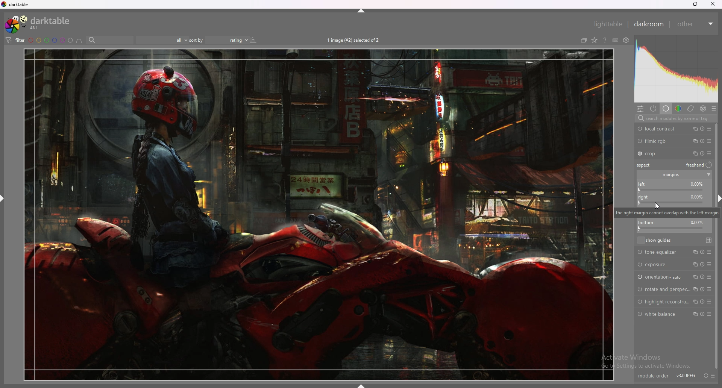 This screenshot has height=388, width=722. Describe the element at coordinates (675, 118) in the screenshot. I see `search modules` at that location.